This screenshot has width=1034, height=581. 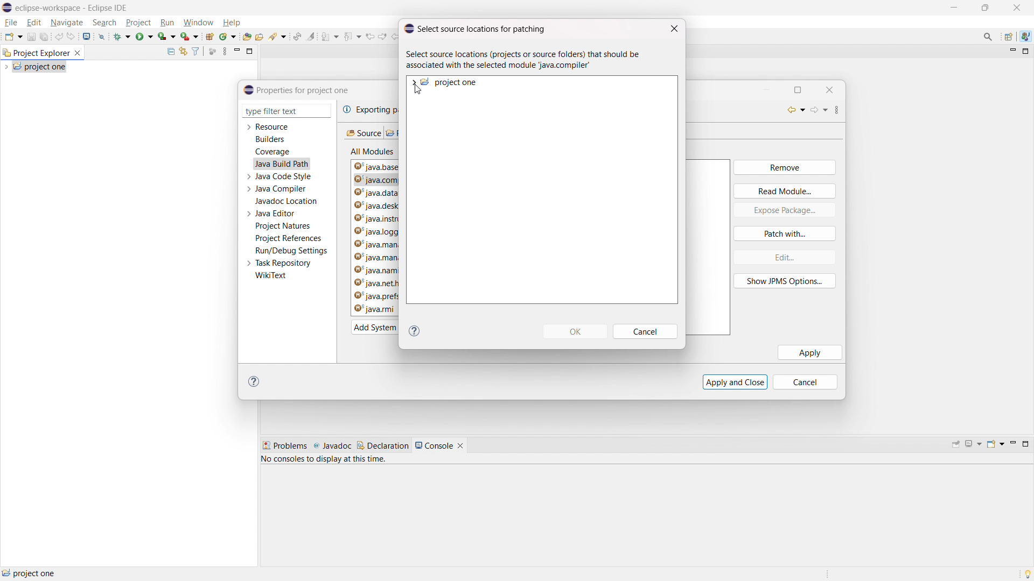 What do you see at coordinates (237, 51) in the screenshot?
I see `minimize` at bounding box center [237, 51].